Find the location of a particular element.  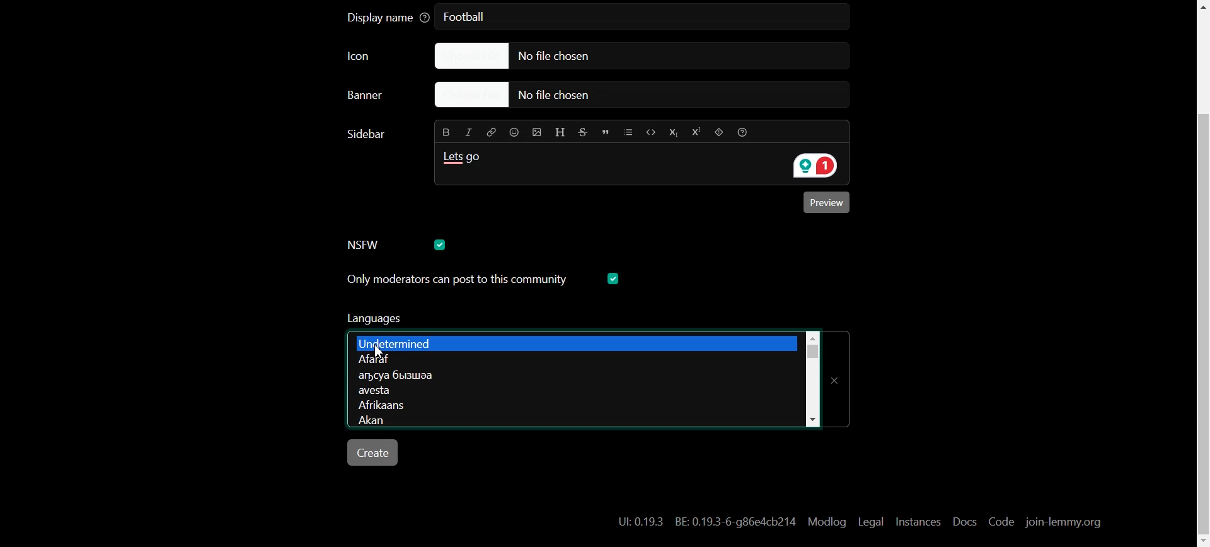

Superscript is located at coordinates (695, 133).